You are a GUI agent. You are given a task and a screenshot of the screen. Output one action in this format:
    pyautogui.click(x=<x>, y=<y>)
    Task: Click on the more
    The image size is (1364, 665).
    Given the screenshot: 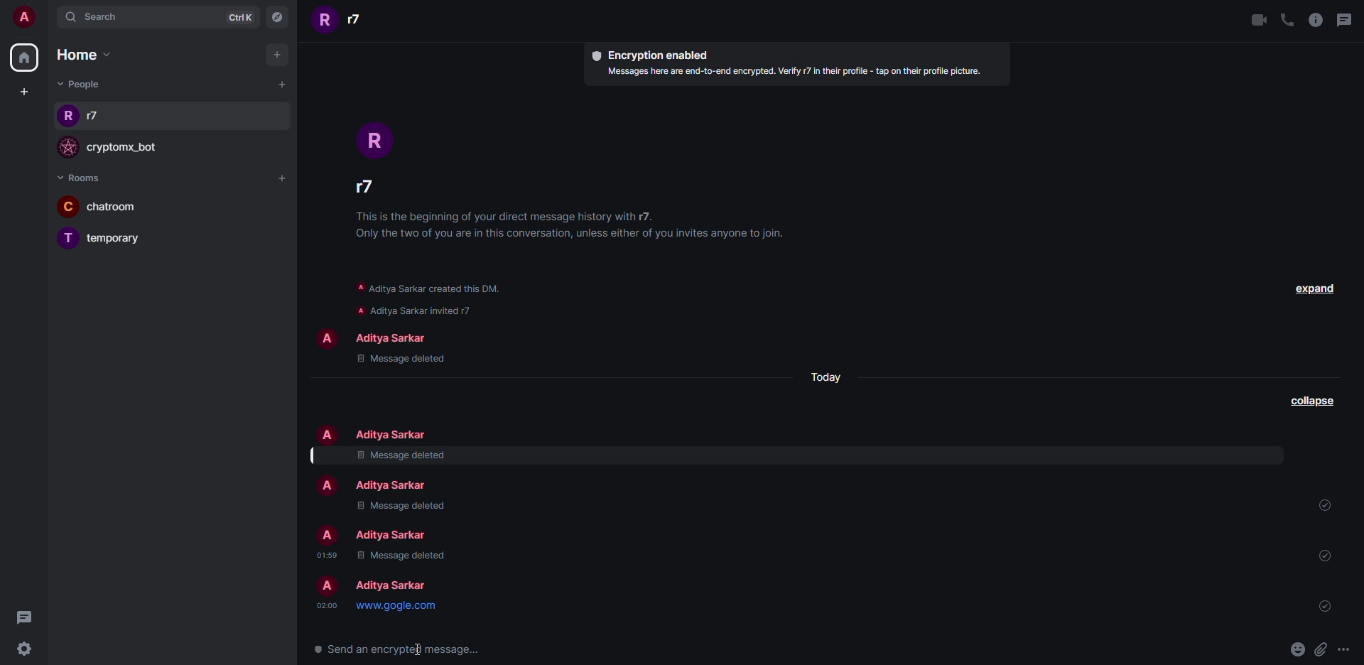 What is the action you would take?
    pyautogui.click(x=1345, y=649)
    